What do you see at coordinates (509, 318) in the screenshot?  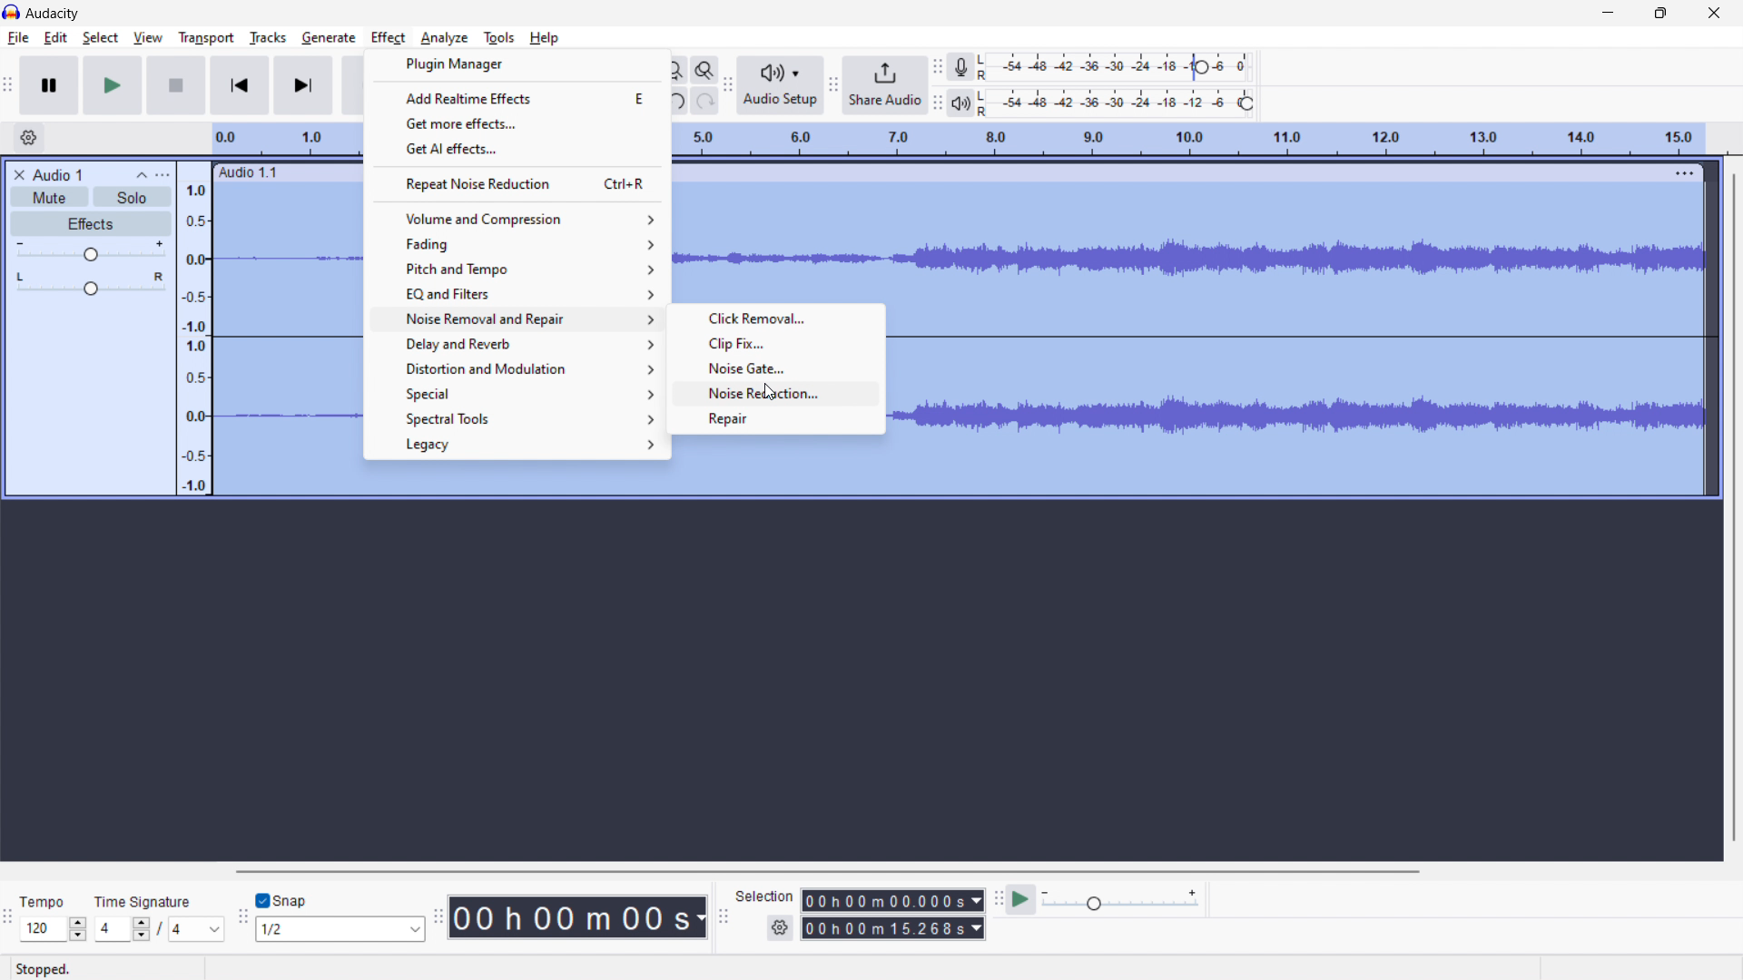 I see `distortion and modulation` at bounding box center [509, 318].